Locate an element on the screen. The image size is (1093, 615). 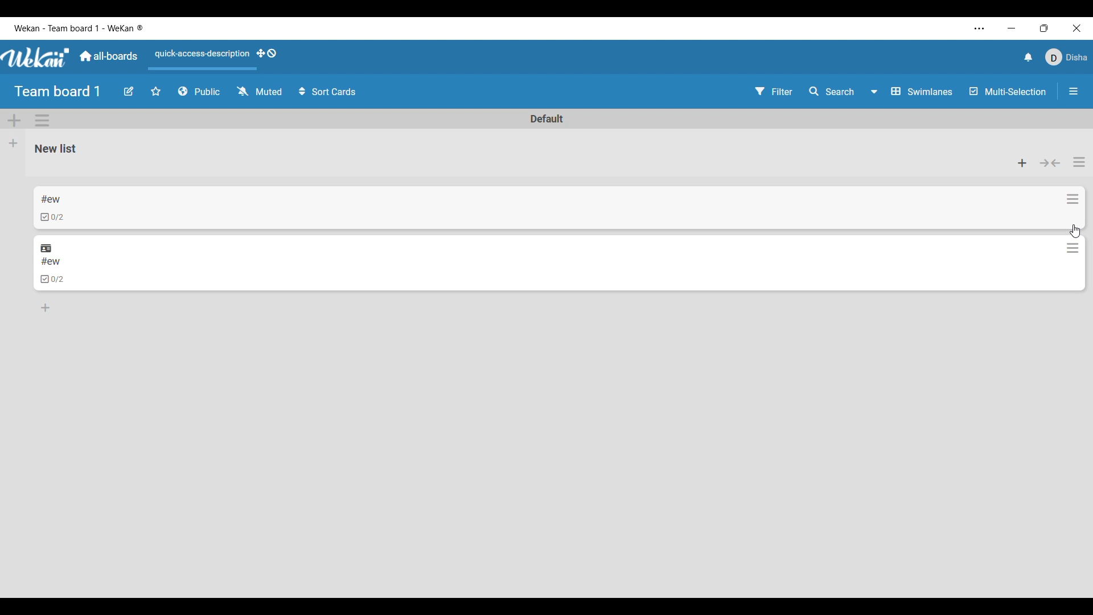
cursor is located at coordinates (1075, 231).